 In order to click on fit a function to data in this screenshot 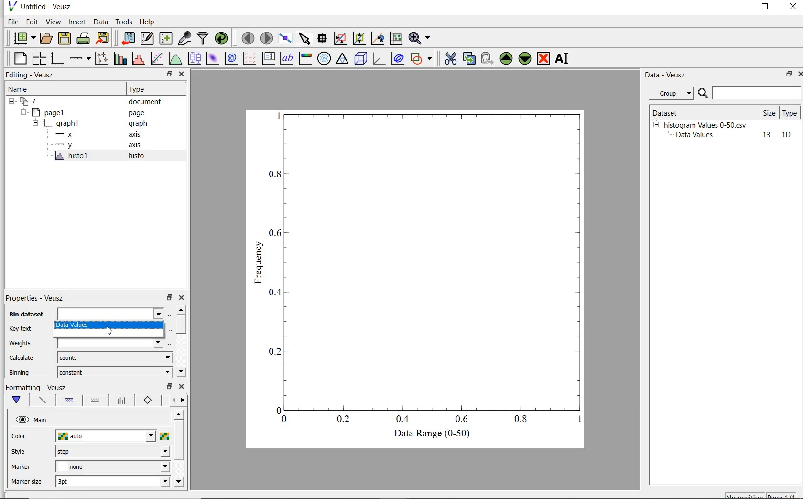, I will do `click(157, 58)`.